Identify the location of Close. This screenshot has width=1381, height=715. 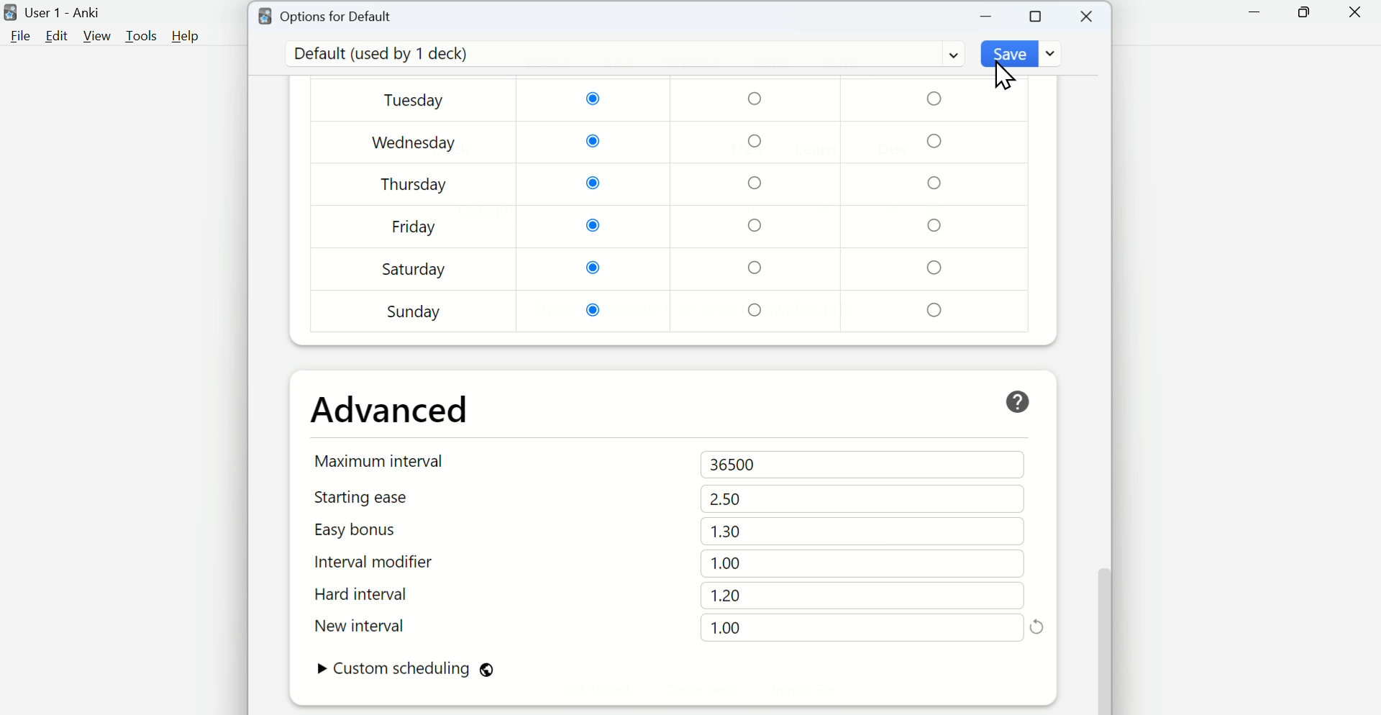
(1088, 17).